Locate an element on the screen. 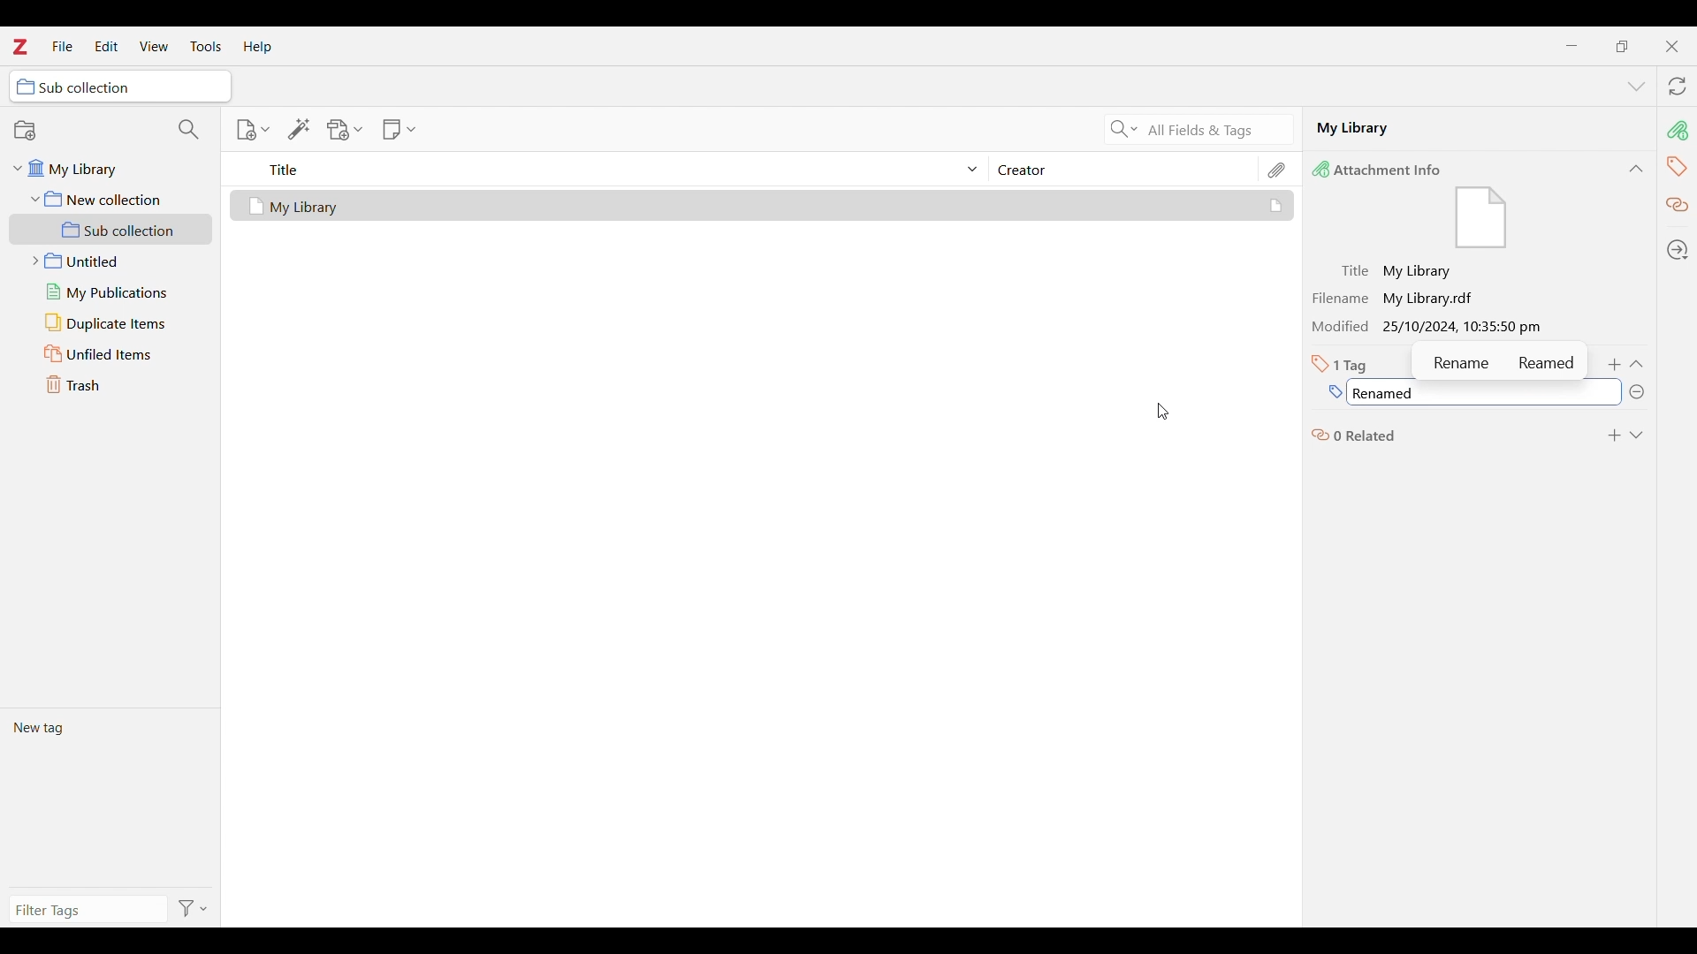 The height and width of the screenshot is (954, 1697). Selected folder is located at coordinates (120, 87).